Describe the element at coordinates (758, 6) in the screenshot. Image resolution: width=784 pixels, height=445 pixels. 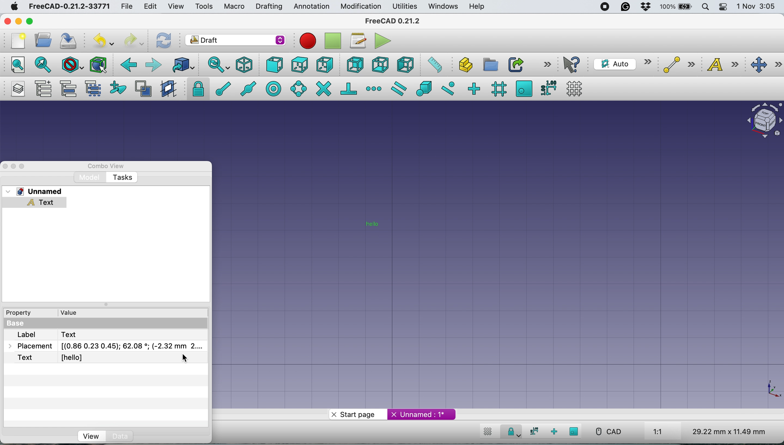
I see `date and time` at that location.